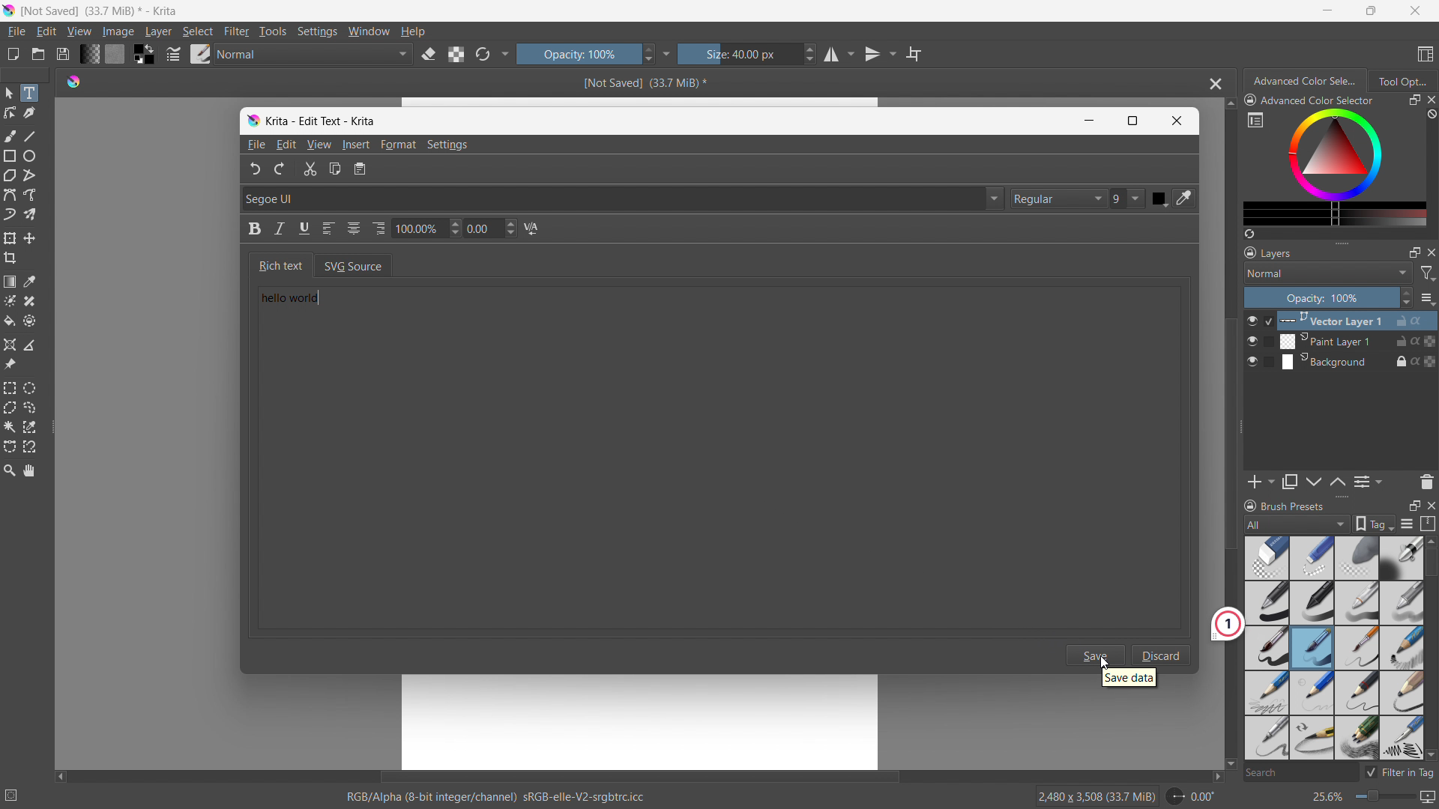  What do you see at coordinates (9, 321) in the screenshot?
I see `fill a contiguous area of color with a color` at bounding box center [9, 321].